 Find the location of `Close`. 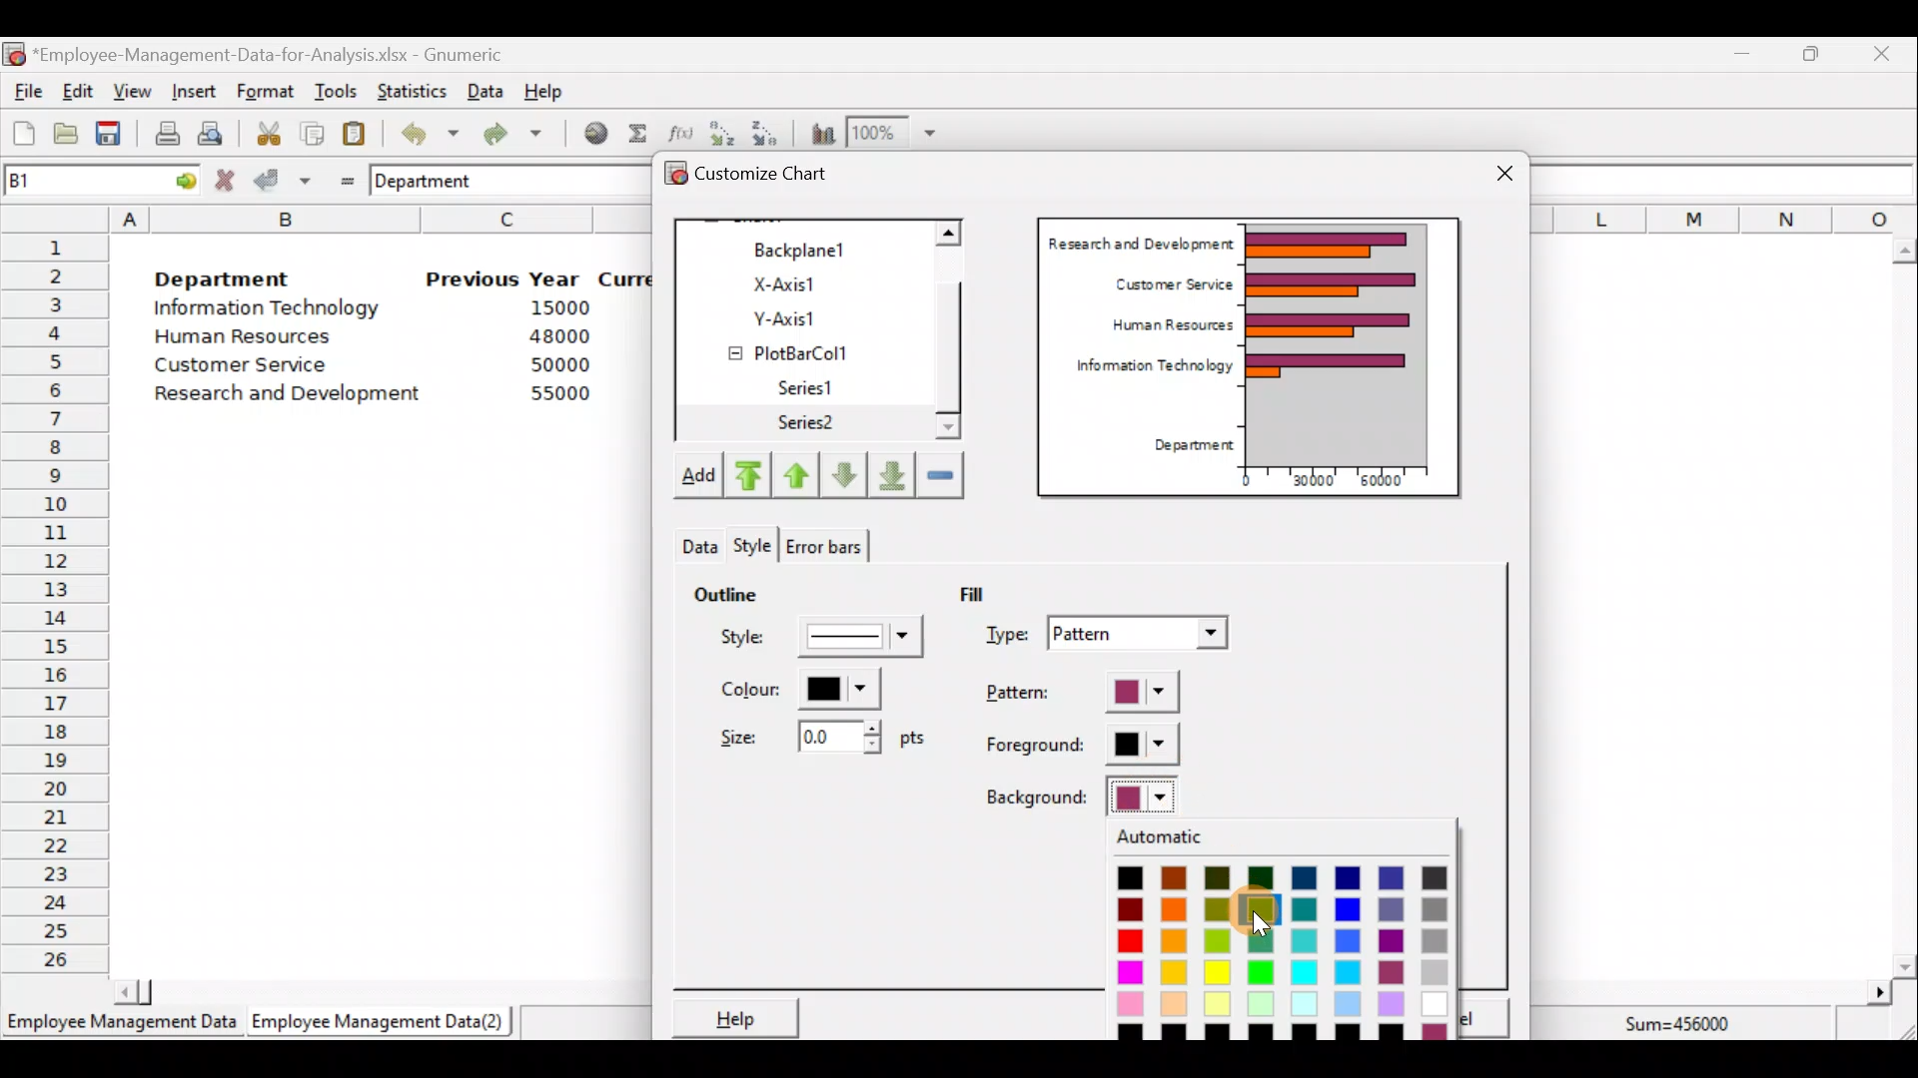

Close is located at coordinates (1504, 176).